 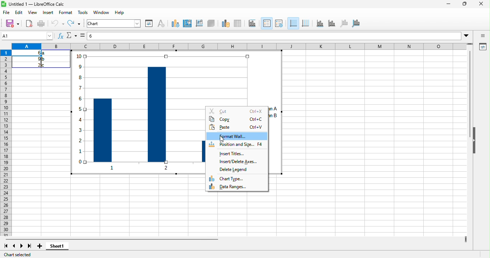 What do you see at coordinates (344, 23) in the screenshot?
I see `Z axis` at bounding box center [344, 23].